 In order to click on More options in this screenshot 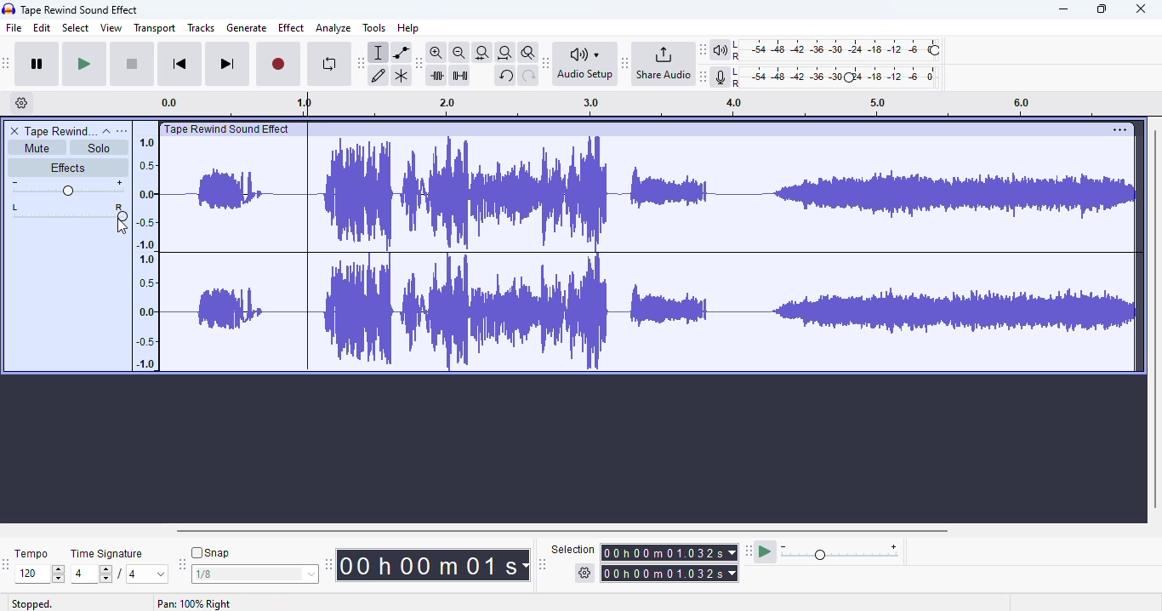, I will do `click(1117, 129)`.